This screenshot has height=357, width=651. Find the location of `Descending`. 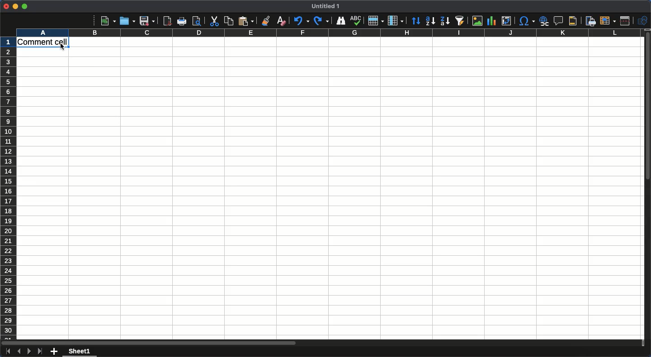

Descending is located at coordinates (444, 20).